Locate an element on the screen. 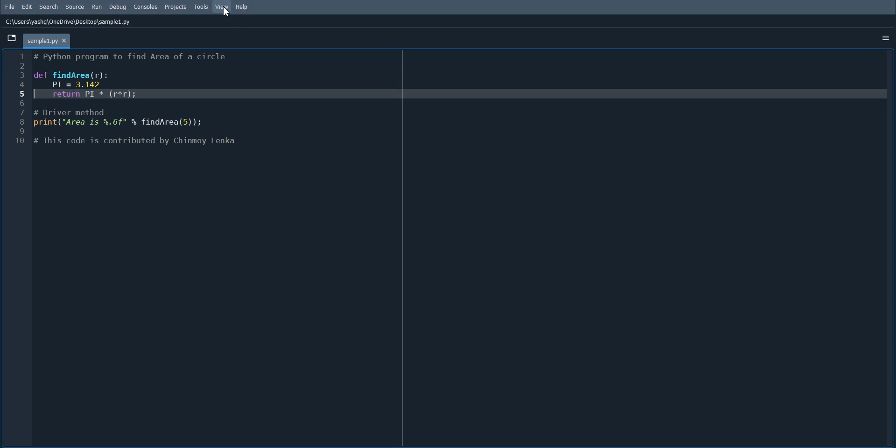 The width and height of the screenshot is (896, 448). Debug is located at coordinates (118, 7).